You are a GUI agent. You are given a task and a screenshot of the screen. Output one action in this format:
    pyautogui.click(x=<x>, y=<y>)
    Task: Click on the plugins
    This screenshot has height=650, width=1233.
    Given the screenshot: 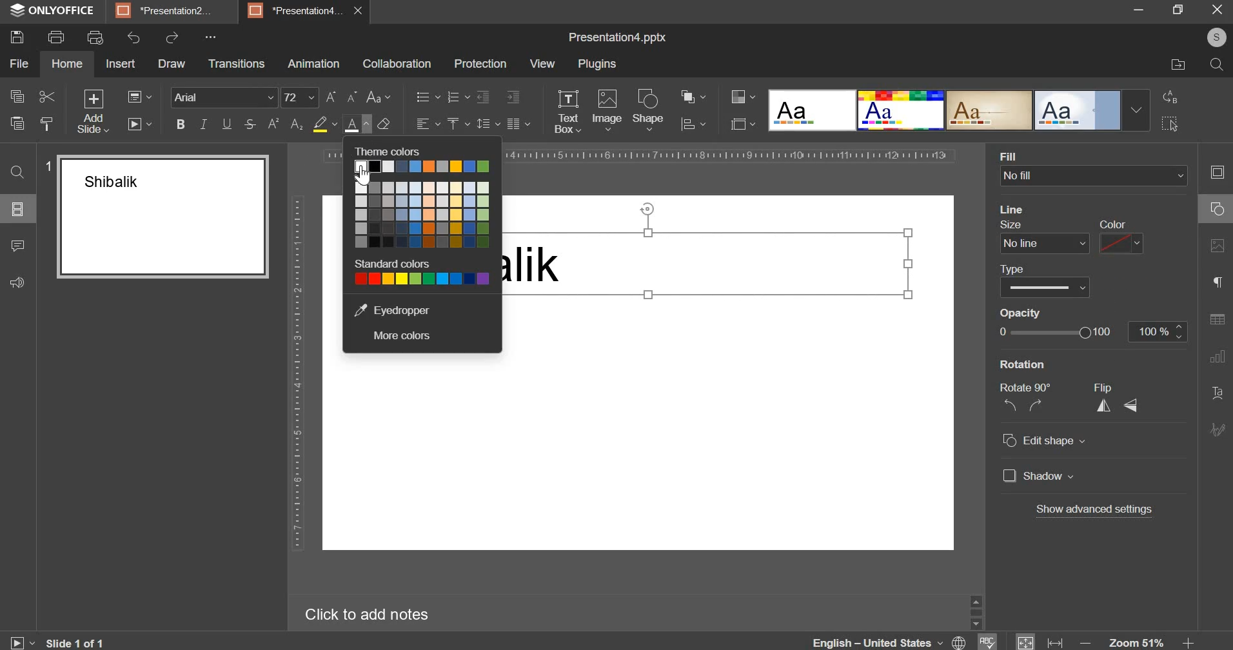 What is the action you would take?
    pyautogui.click(x=597, y=65)
    